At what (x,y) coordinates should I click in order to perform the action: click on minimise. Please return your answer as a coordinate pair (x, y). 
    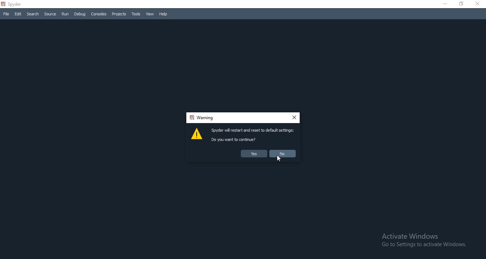
    Looking at the image, I should click on (444, 4).